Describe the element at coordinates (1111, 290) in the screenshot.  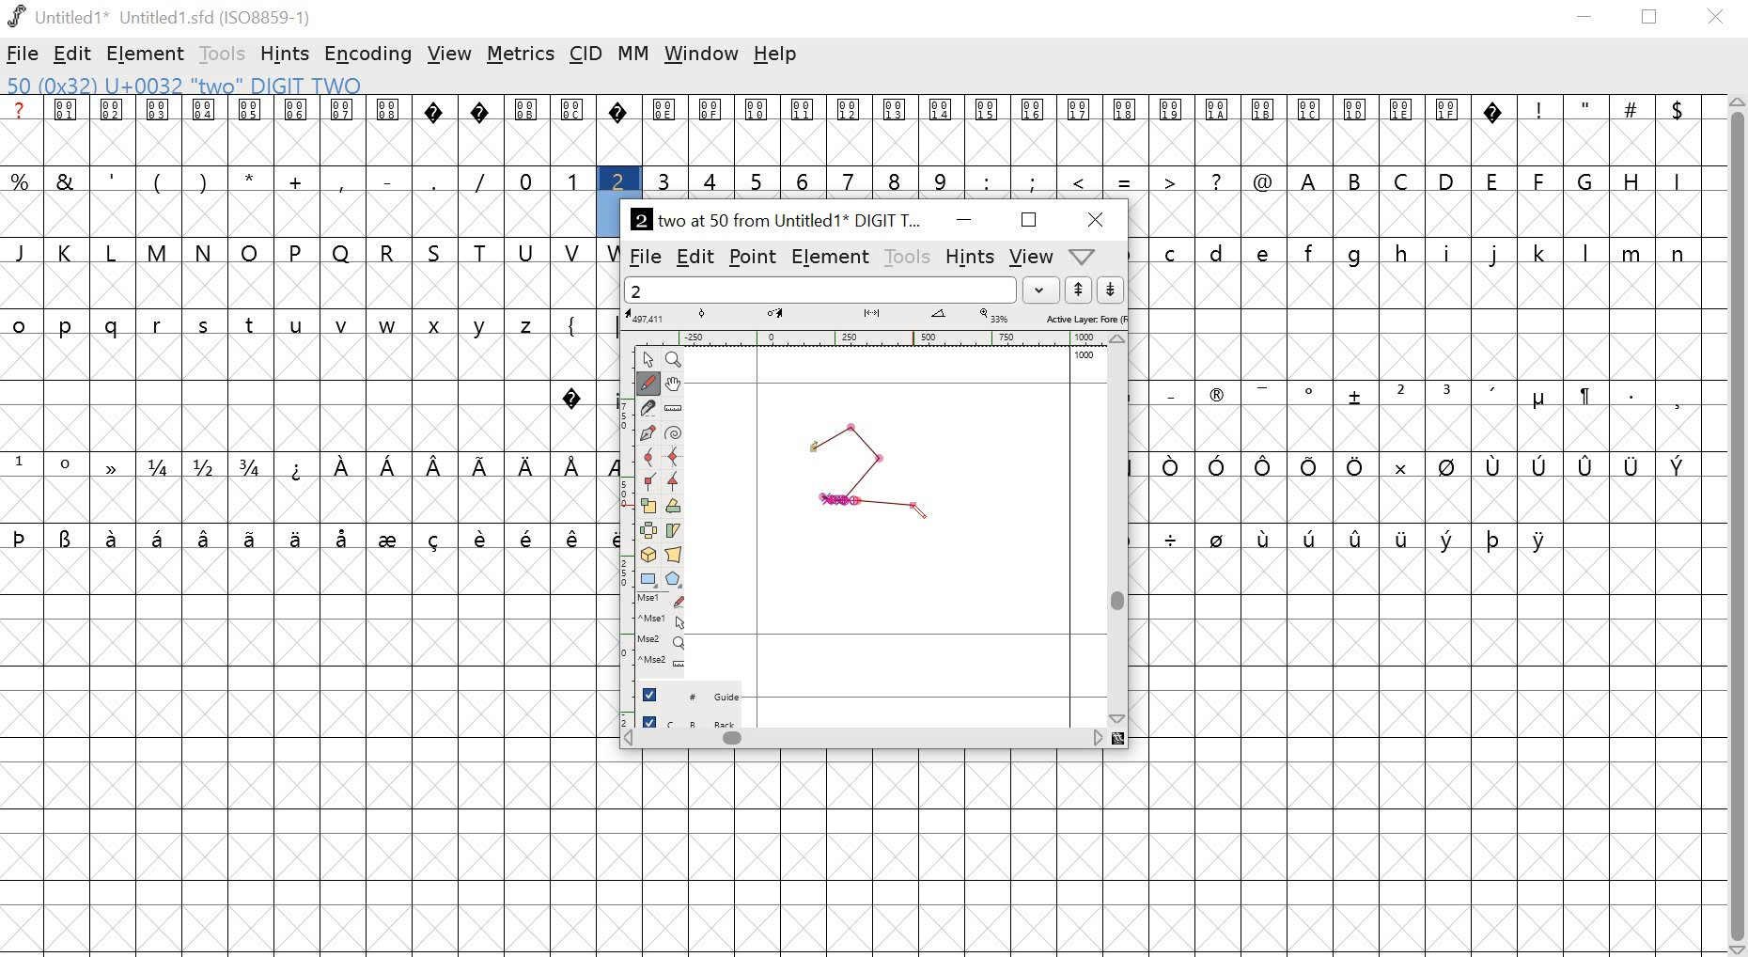
I see `down` at that location.